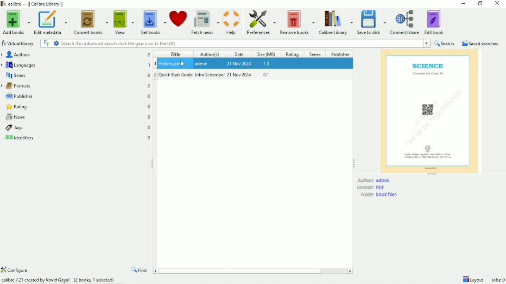  I want to click on Connect/share, so click(405, 23).